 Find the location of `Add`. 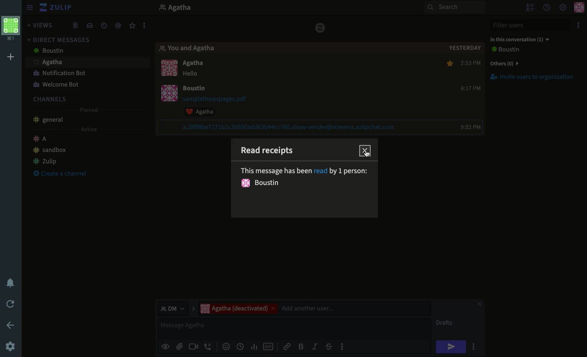

Add is located at coordinates (11, 58).